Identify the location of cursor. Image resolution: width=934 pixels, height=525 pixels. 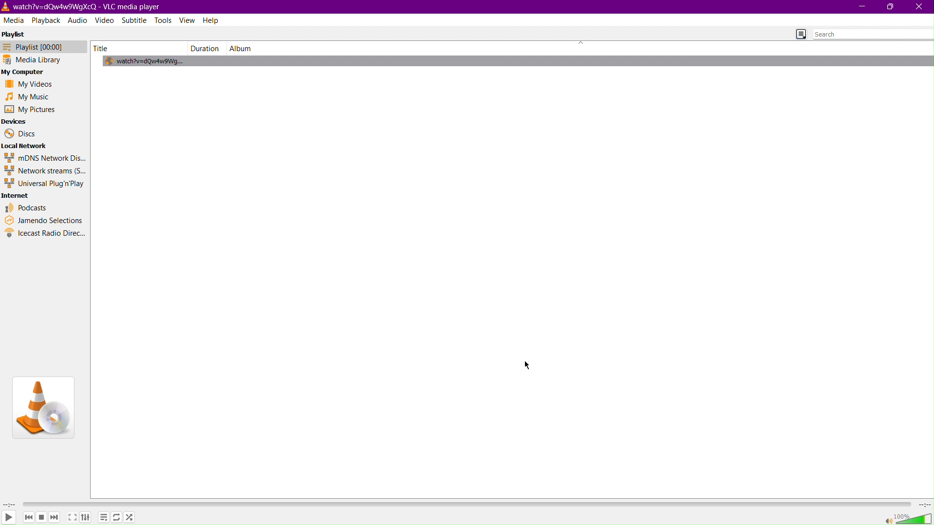
(528, 365).